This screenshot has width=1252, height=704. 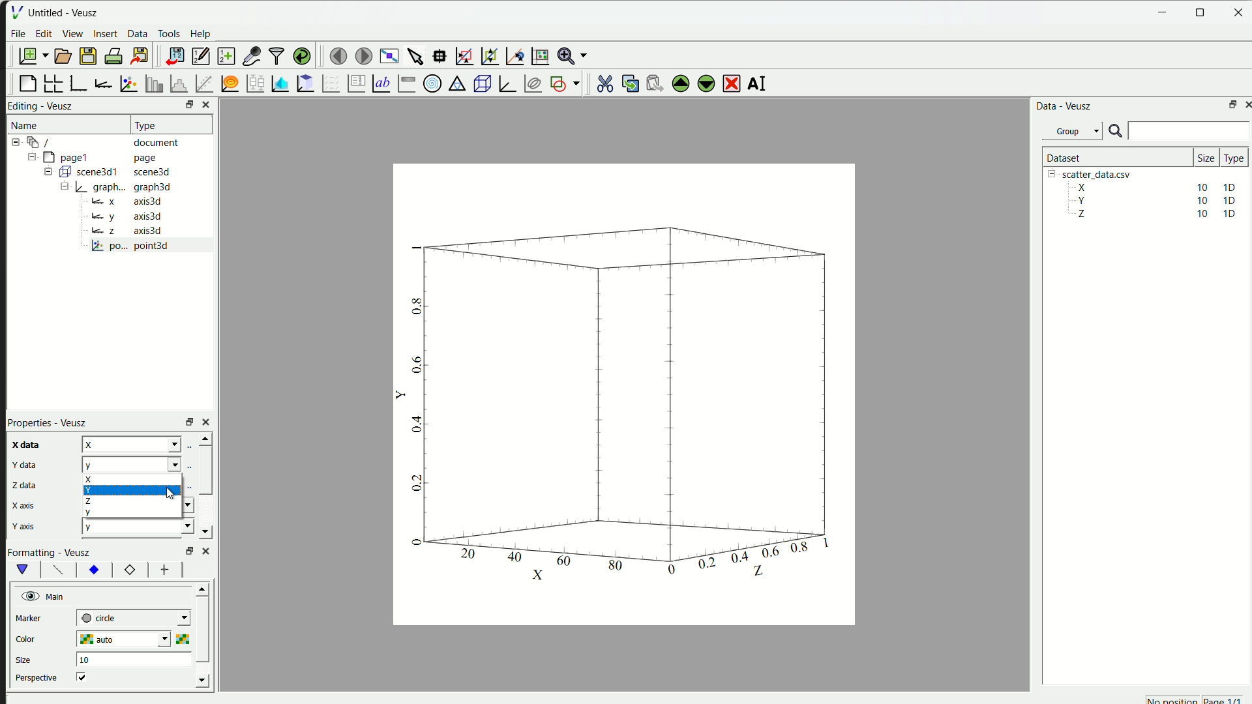 I want to click on | next-tick, so click(x=140, y=619).